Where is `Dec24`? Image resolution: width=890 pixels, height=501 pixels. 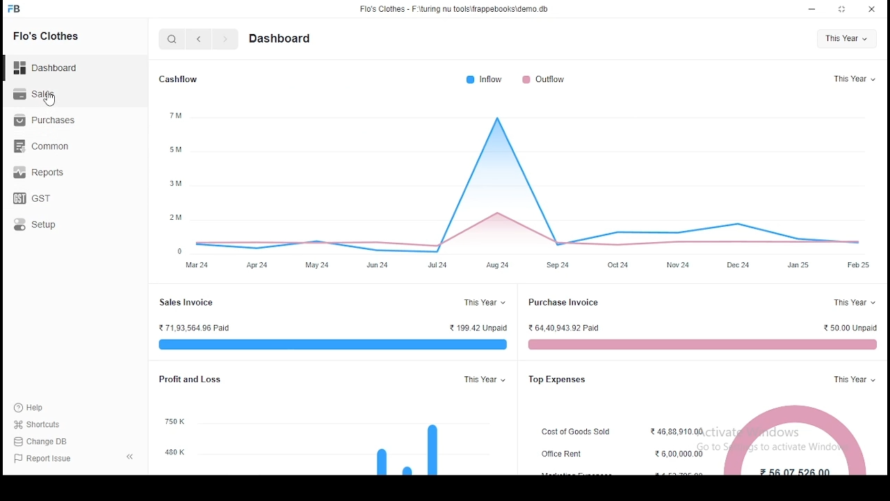 Dec24 is located at coordinates (738, 265).